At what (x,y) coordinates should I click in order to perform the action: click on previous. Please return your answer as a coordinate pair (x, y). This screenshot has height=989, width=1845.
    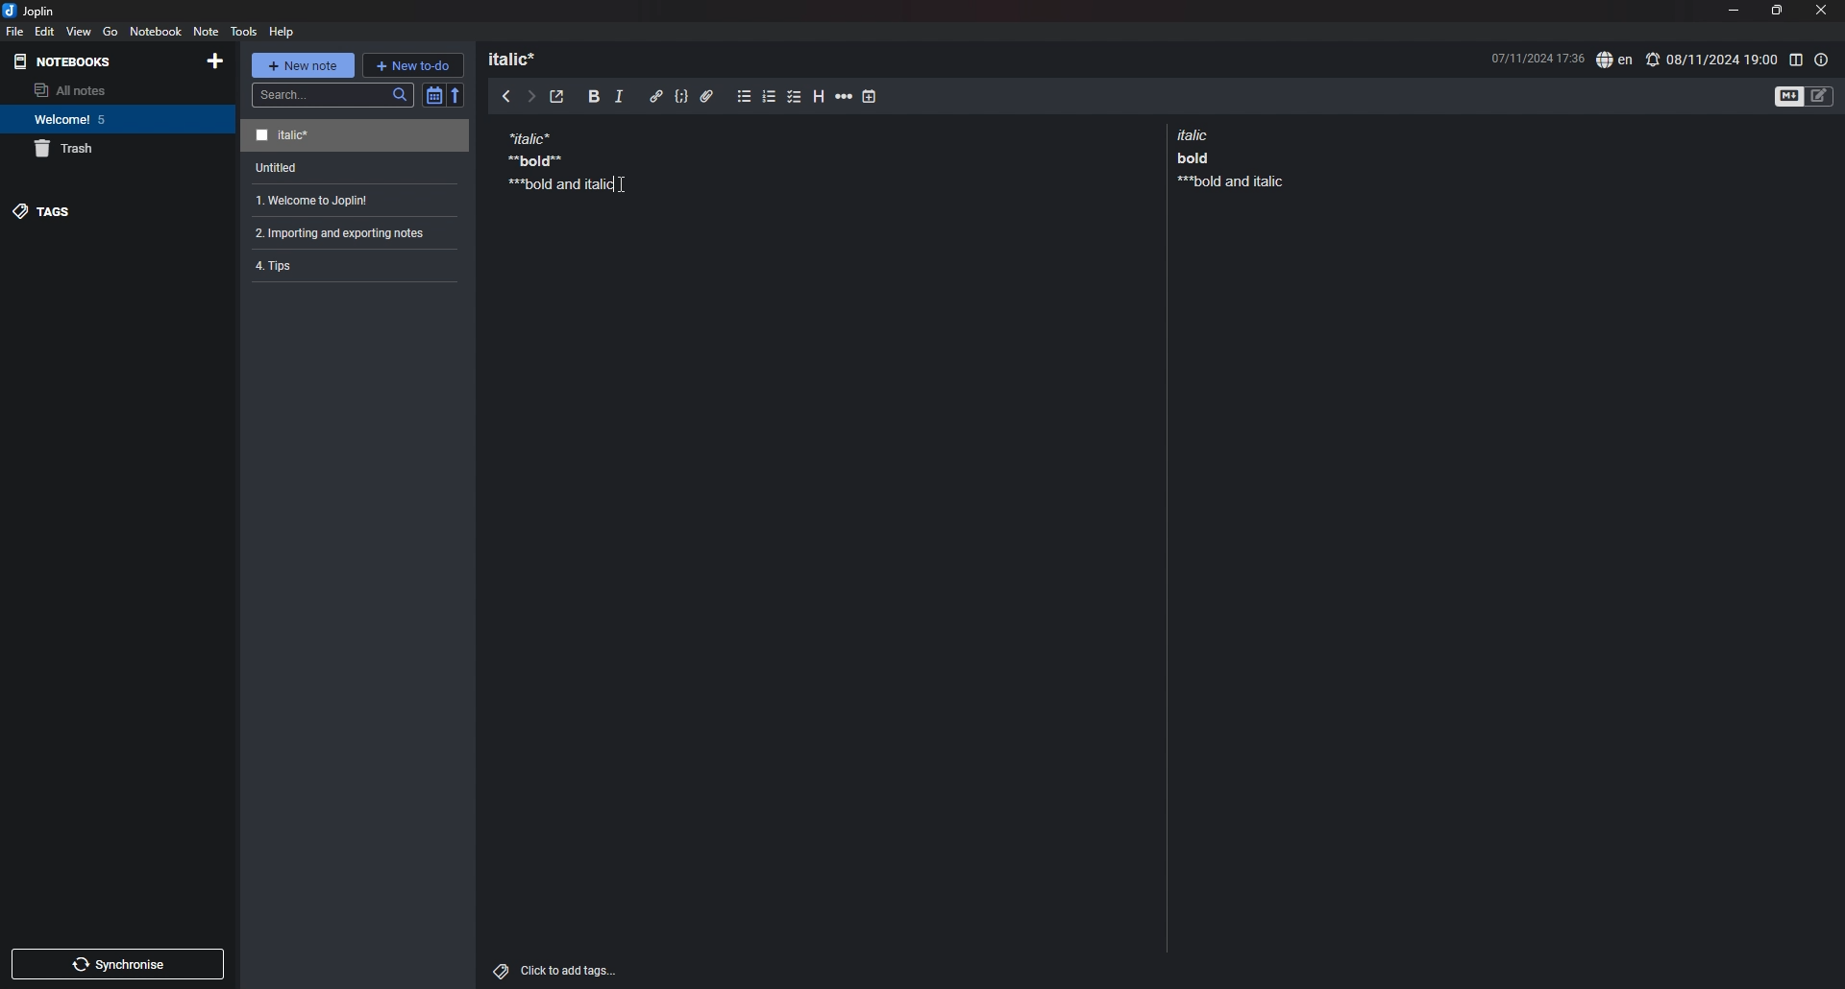
    Looking at the image, I should click on (506, 95).